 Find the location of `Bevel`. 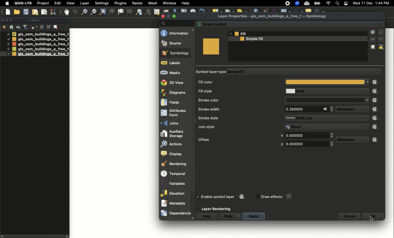

Bevel is located at coordinates (323, 127).